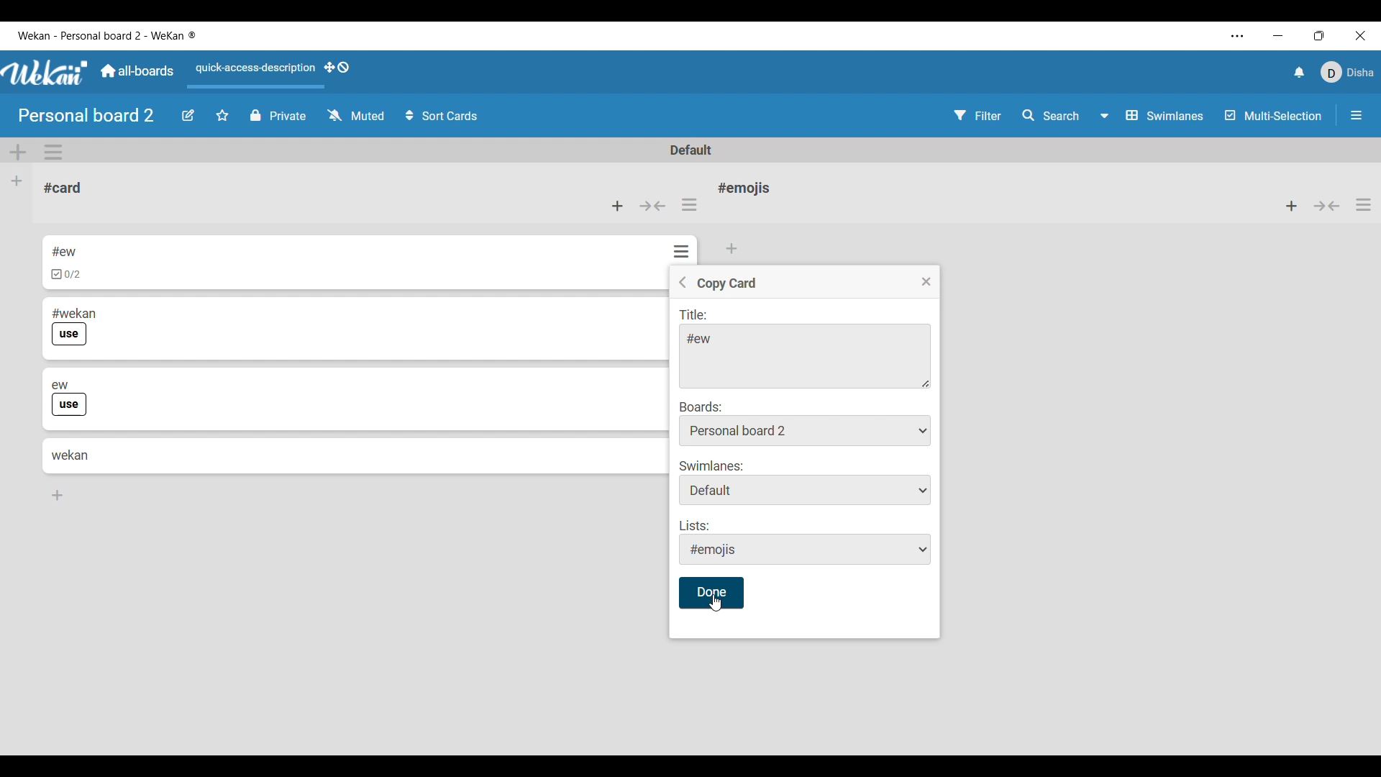  I want to click on Indicates checklist in card 1, so click(66, 275).